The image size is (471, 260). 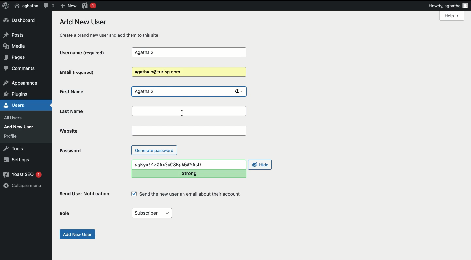 What do you see at coordinates (88, 5) in the screenshot?
I see `Yoast` at bounding box center [88, 5].